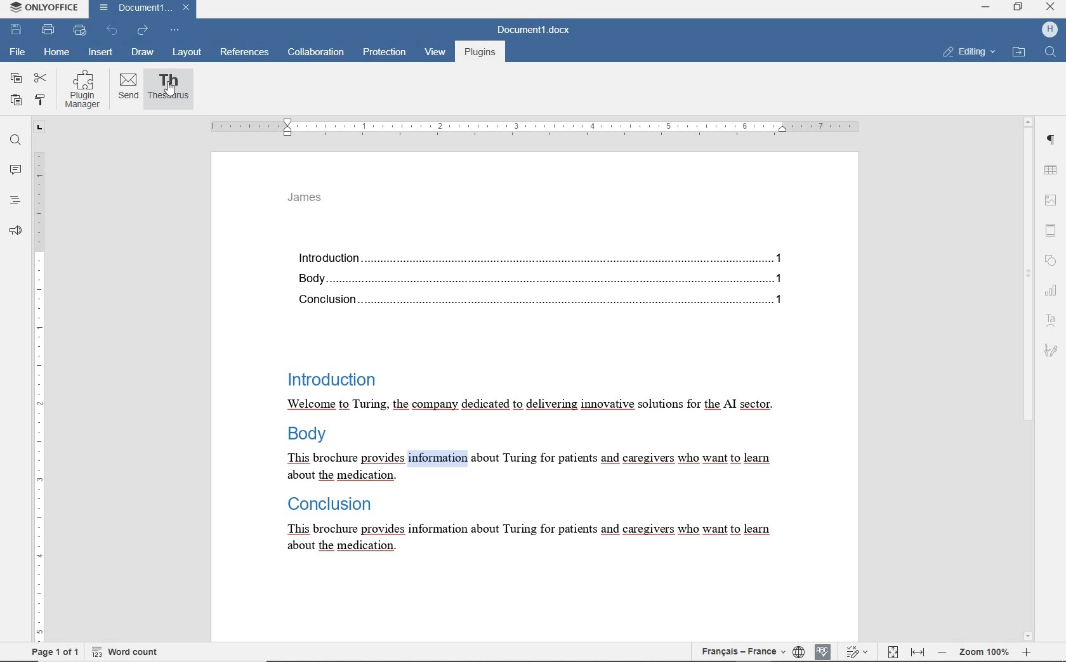 This screenshot has width=1066, height=662. I want to click on RULER, so click(533, 127).